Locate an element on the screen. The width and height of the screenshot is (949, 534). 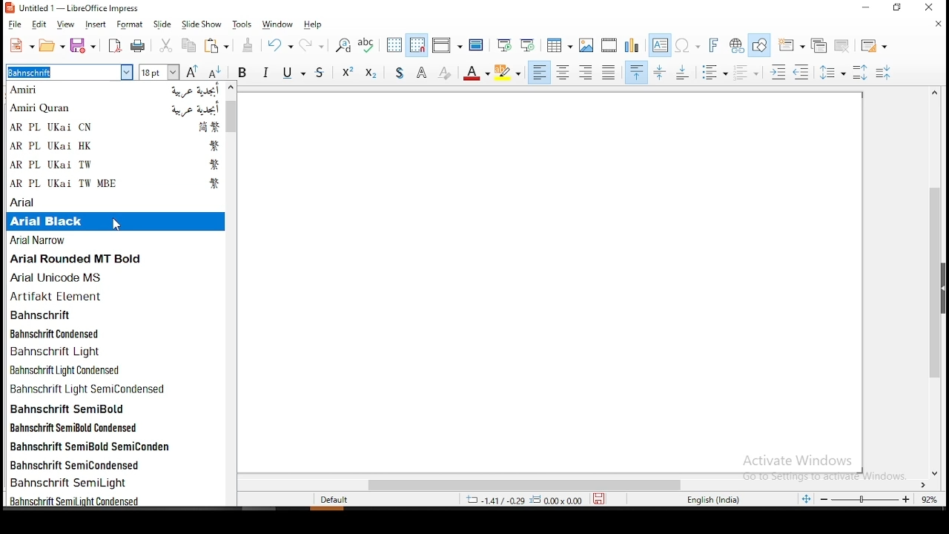
icrease paragraph spacing is located at coordinates (859, 72).